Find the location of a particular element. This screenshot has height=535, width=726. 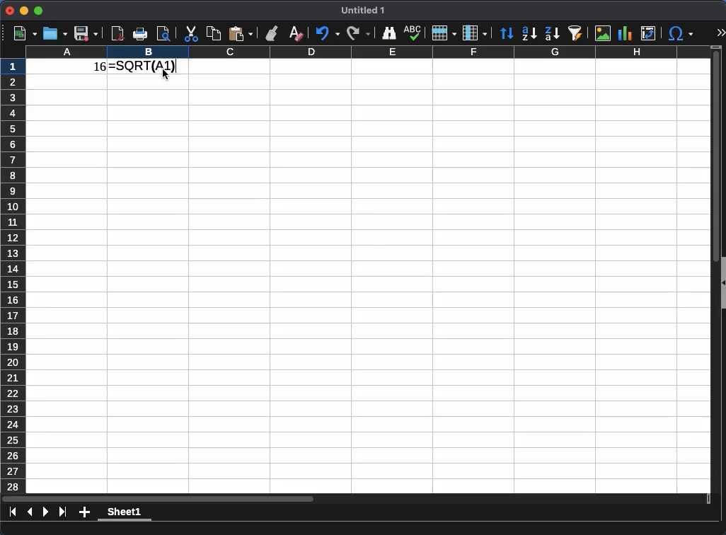

autofilter is located at coordinates (576, 33).